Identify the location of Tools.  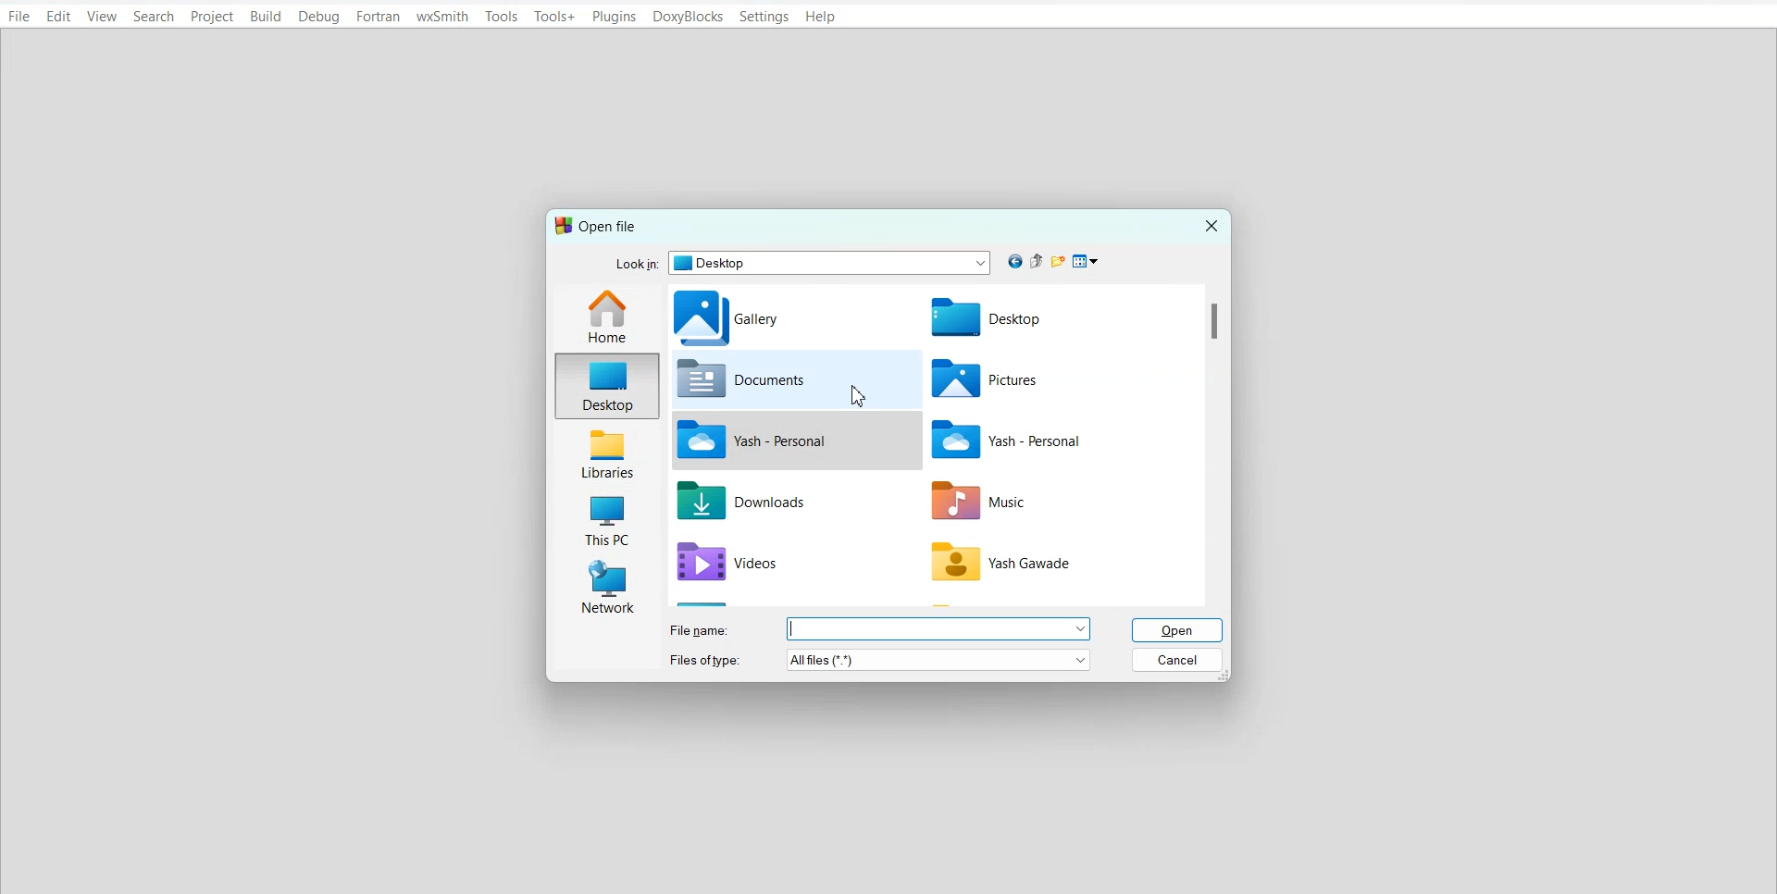
(502, 16).